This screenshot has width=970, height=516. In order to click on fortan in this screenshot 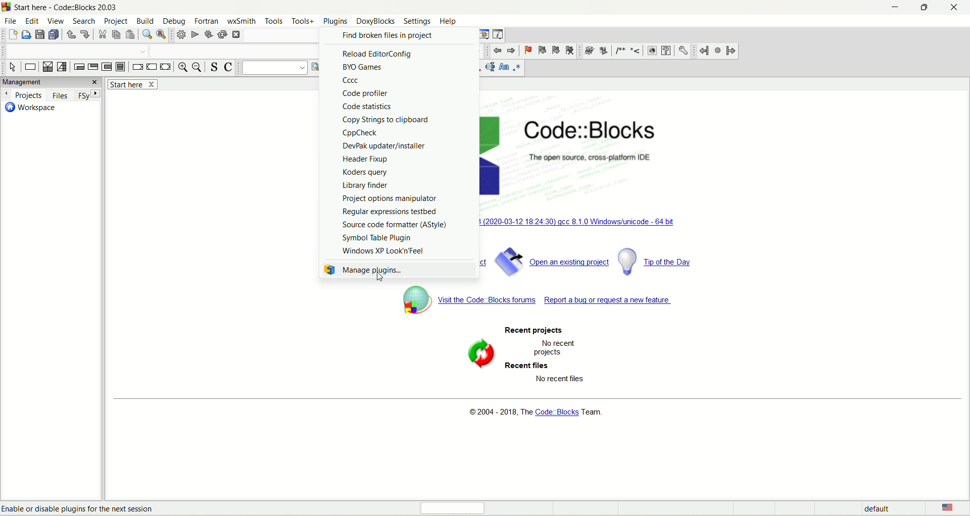, I will do `click(207, 20)`.